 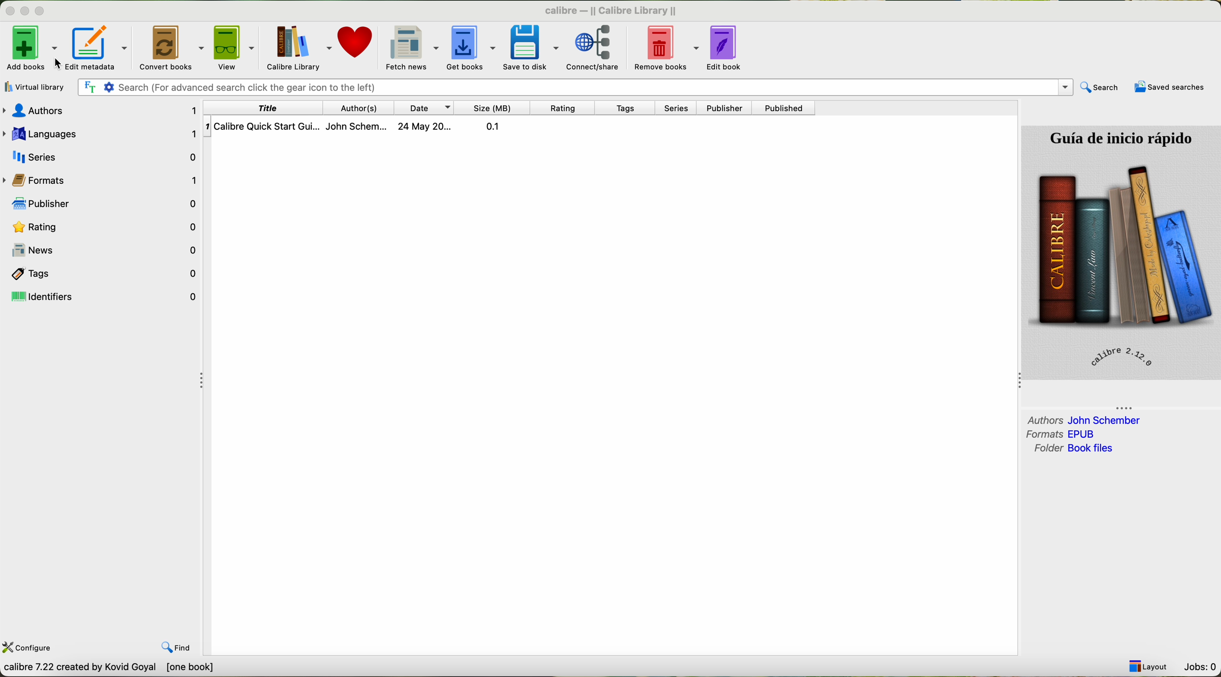 What do you see at coordinates (35, 87) in the screenshot?
I see `virtual library` at bounding box center [35, 87].